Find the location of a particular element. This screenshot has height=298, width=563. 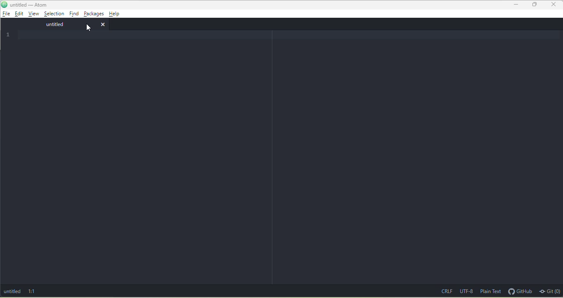

view is located at coordinates (35, 14).